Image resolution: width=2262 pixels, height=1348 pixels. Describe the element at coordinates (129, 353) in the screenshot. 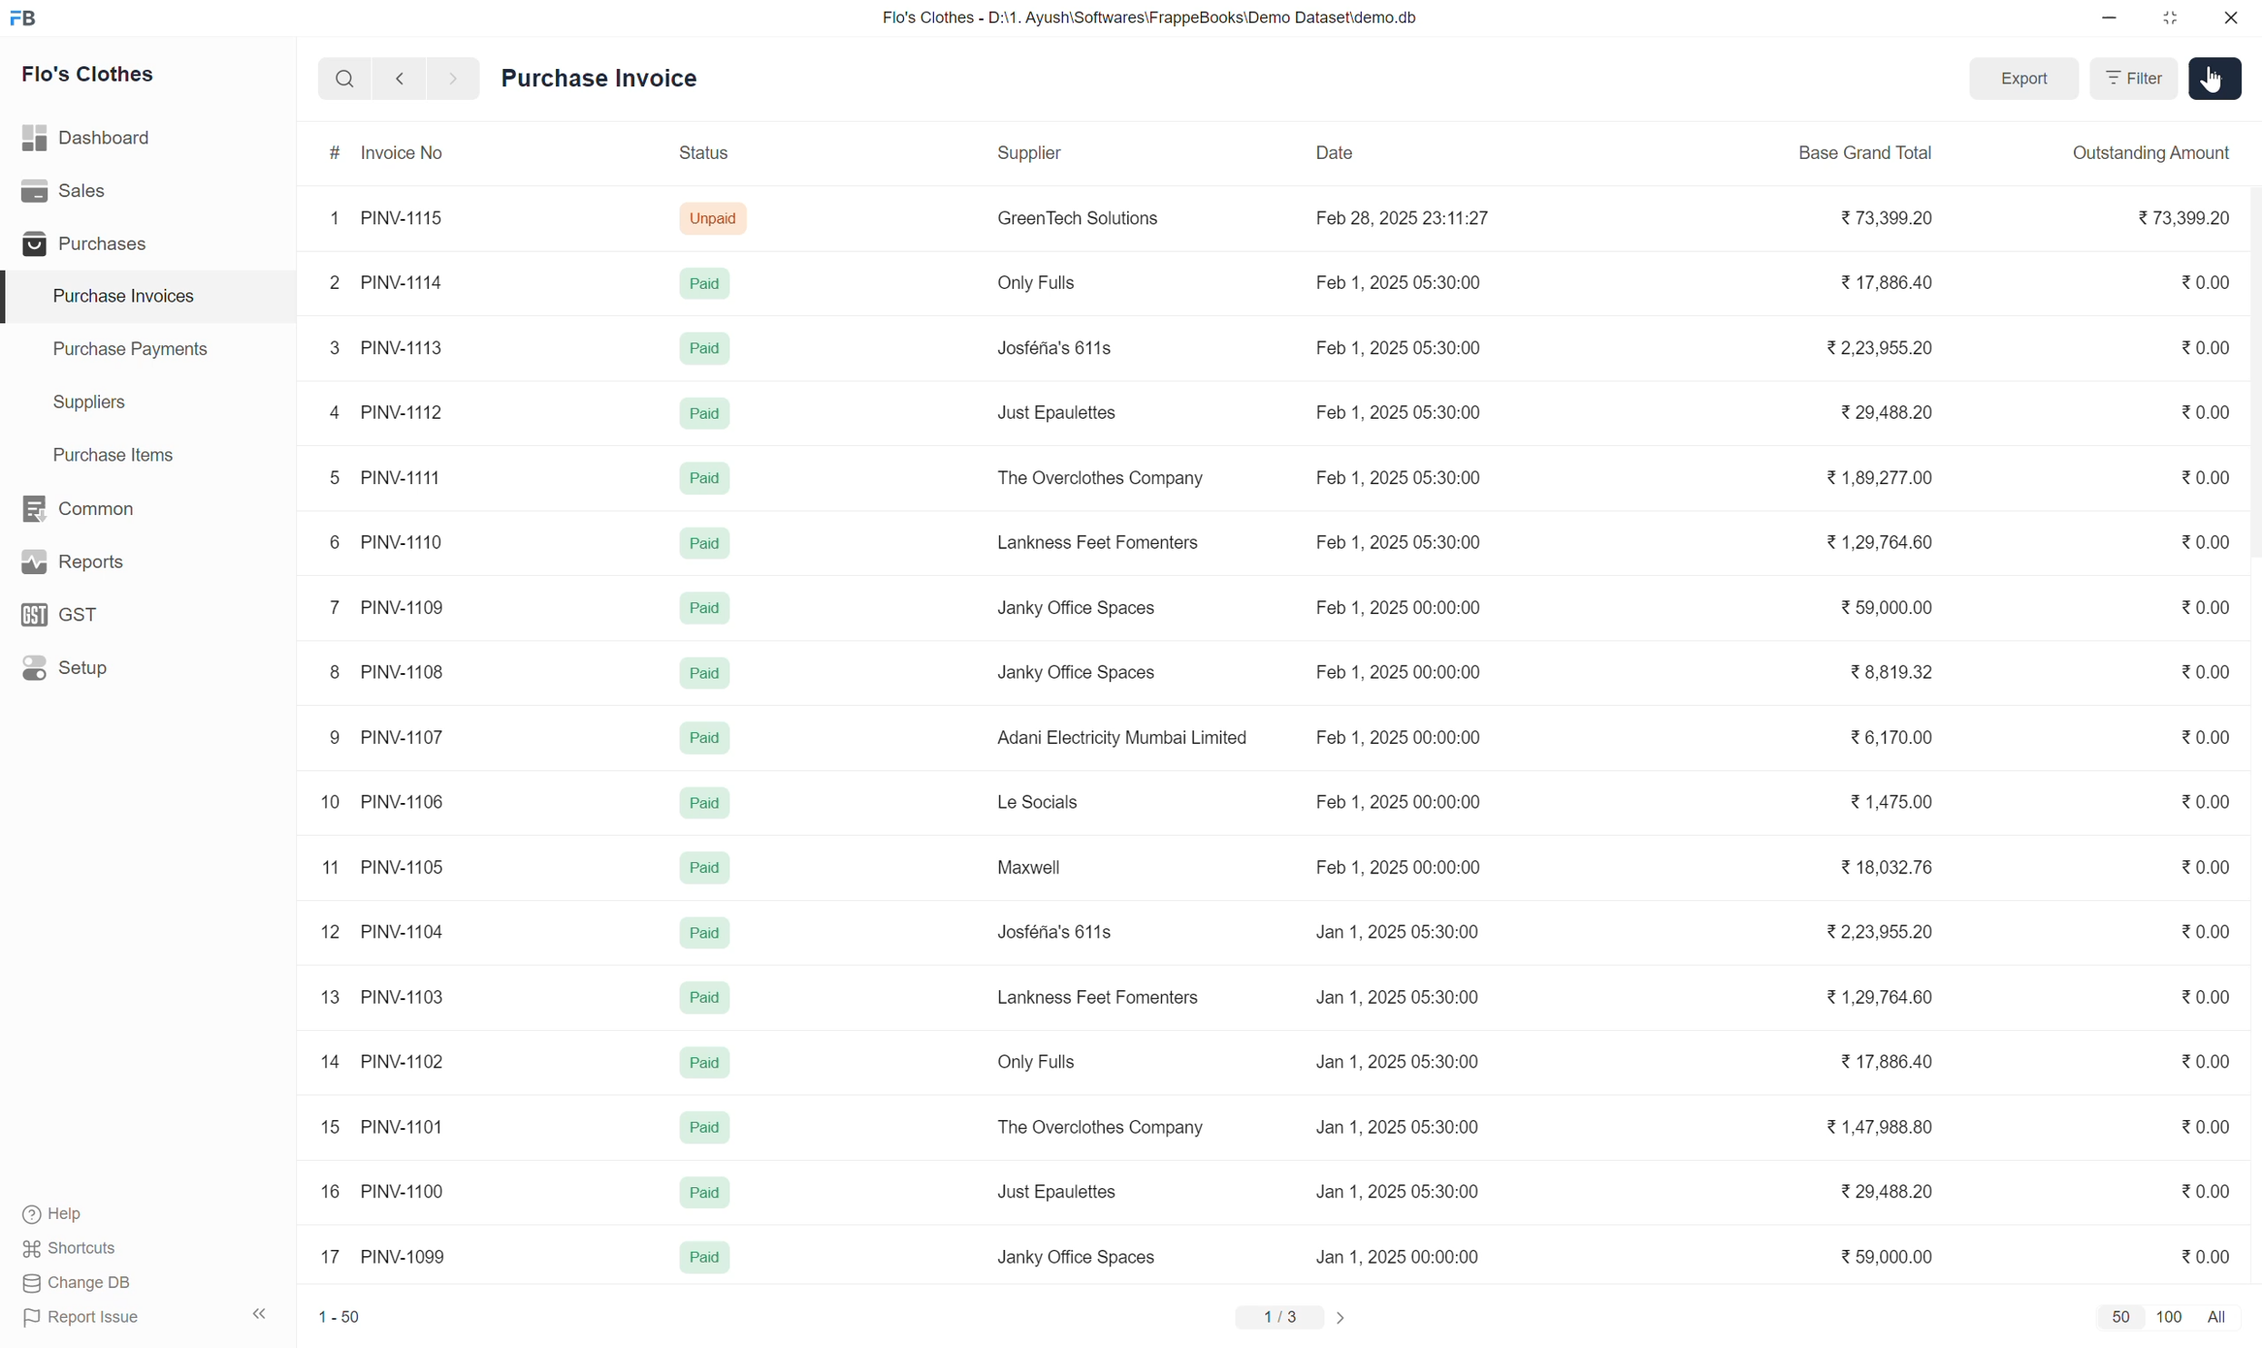

I see `Purchase Payments` at that location.